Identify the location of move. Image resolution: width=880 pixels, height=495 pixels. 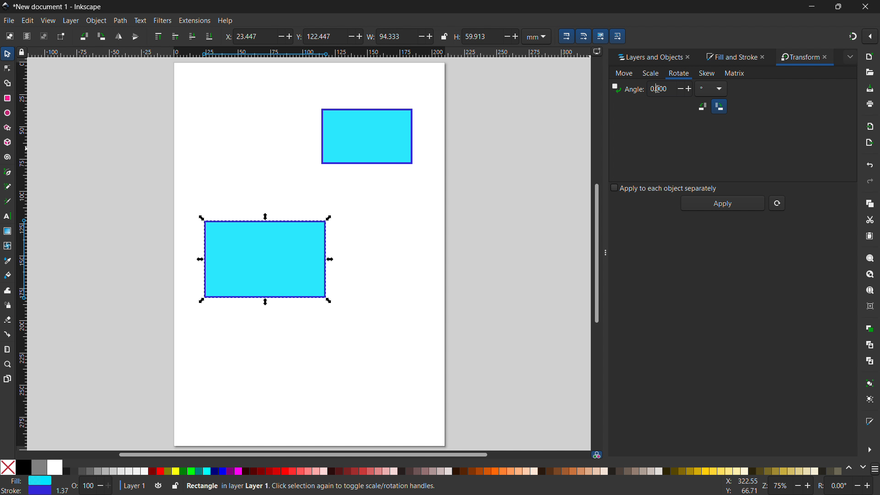
(624, 74).